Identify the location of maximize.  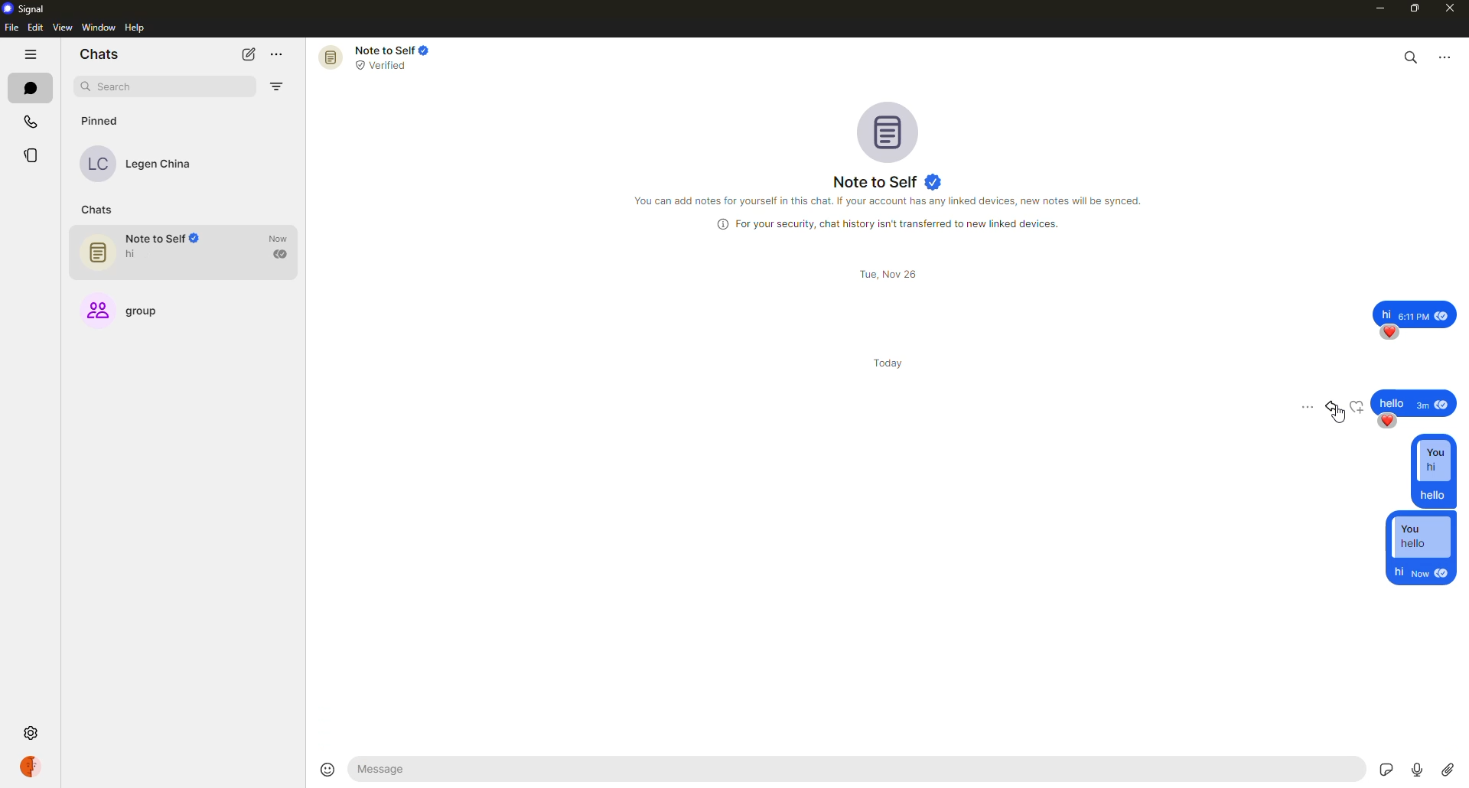
(1411, 10).